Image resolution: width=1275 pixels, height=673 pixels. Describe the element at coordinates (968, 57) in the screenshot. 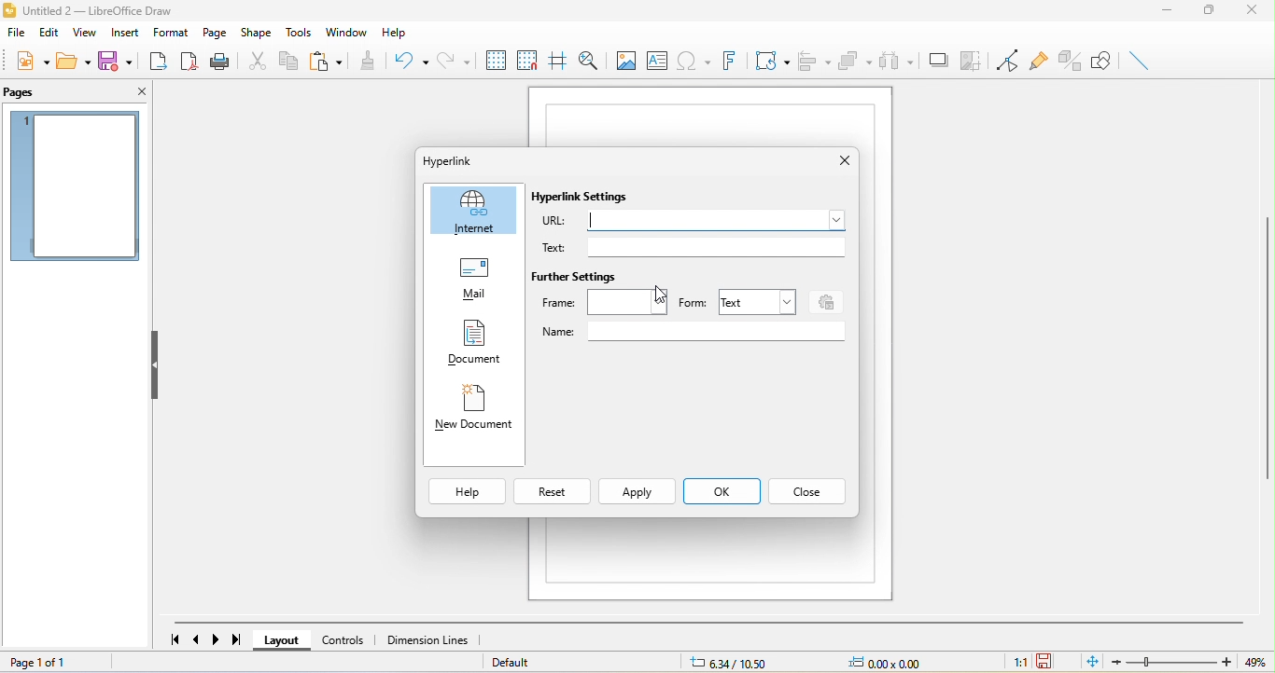

I see `crop image` at that location.